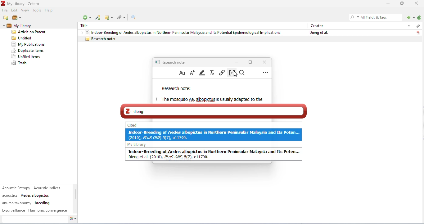 This screenshot has width=424, height=224. What do you see at coordinates (182, 73) in the screenshot?
I see `format text` at bounding box center [182, 73].